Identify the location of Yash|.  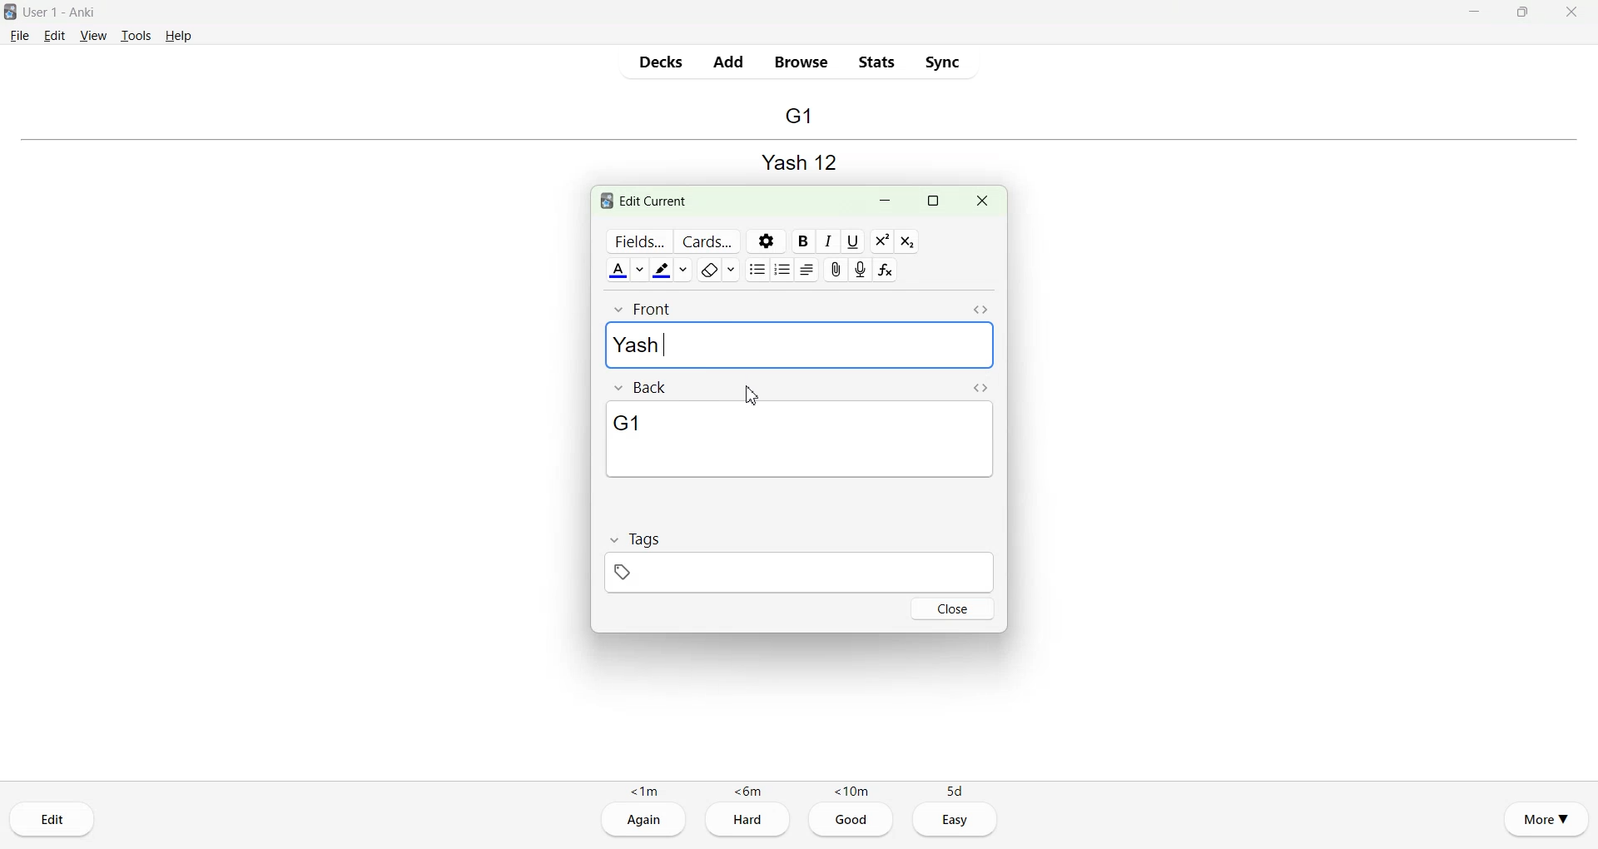
(801, 346).